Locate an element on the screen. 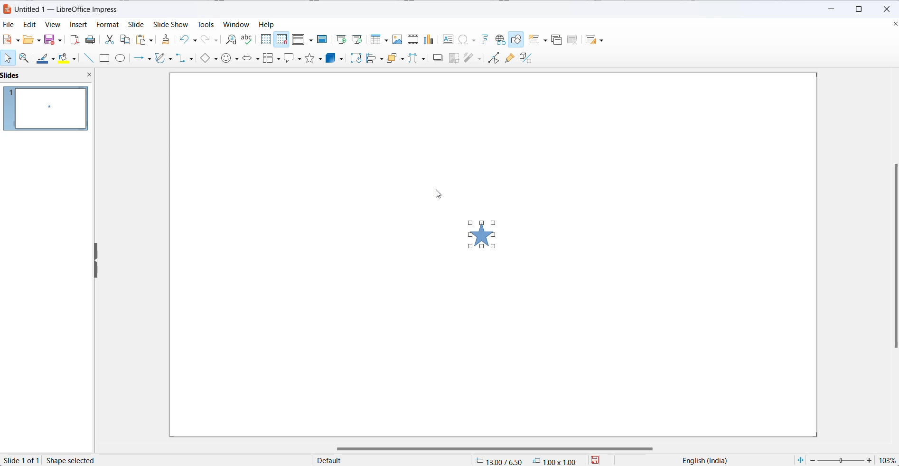 The height and width of the screenshot is (466, 899).  is located at coordinates (418, 58).